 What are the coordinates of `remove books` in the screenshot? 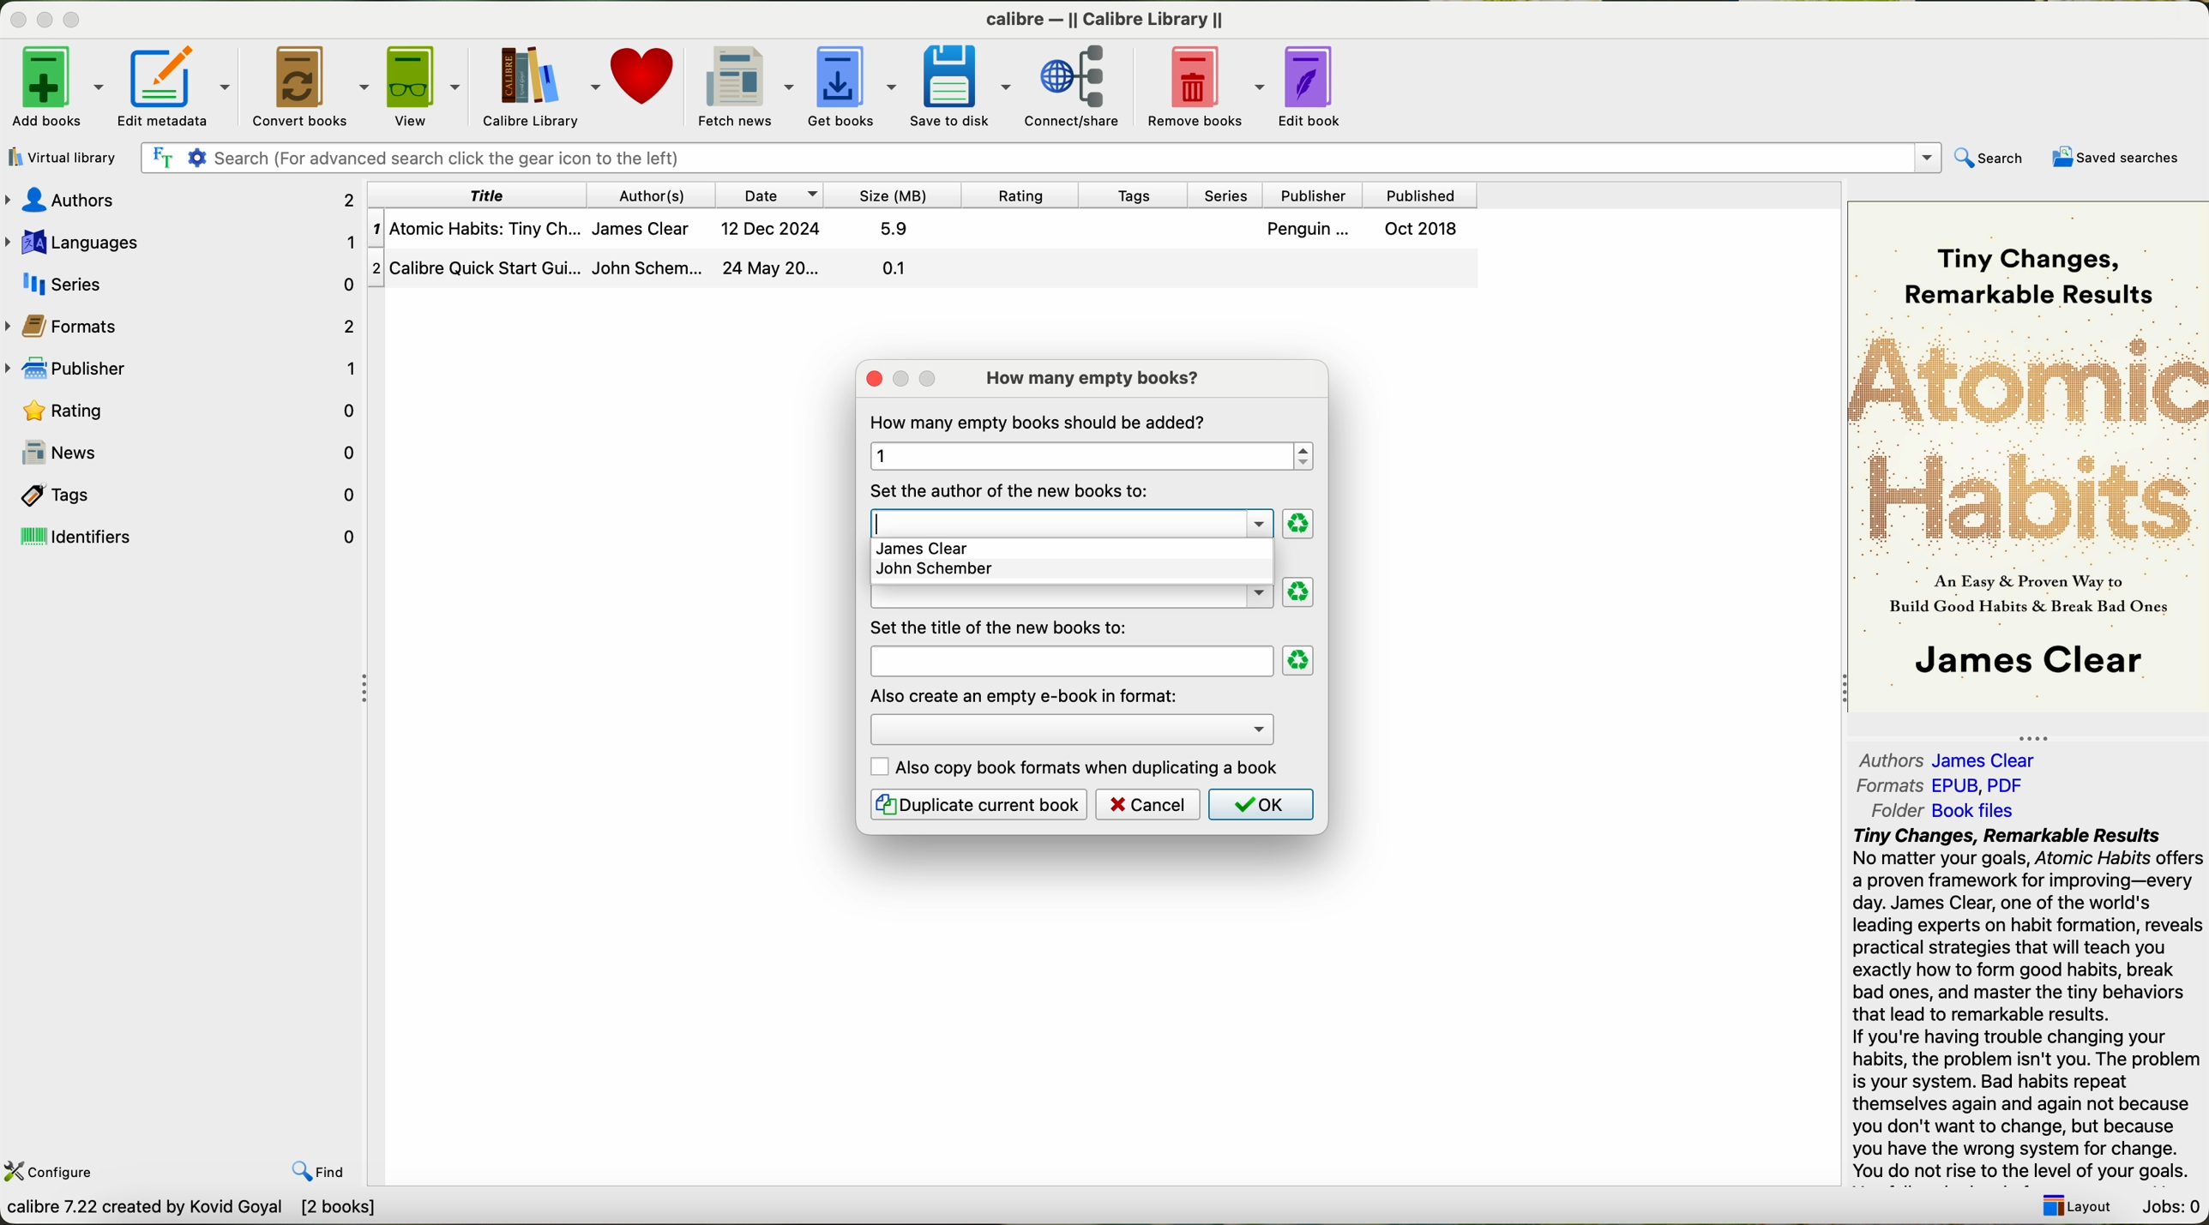 It's located at (1204, 87).